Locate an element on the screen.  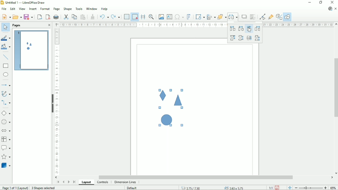
Display grid is located at coordinates (126, 16).